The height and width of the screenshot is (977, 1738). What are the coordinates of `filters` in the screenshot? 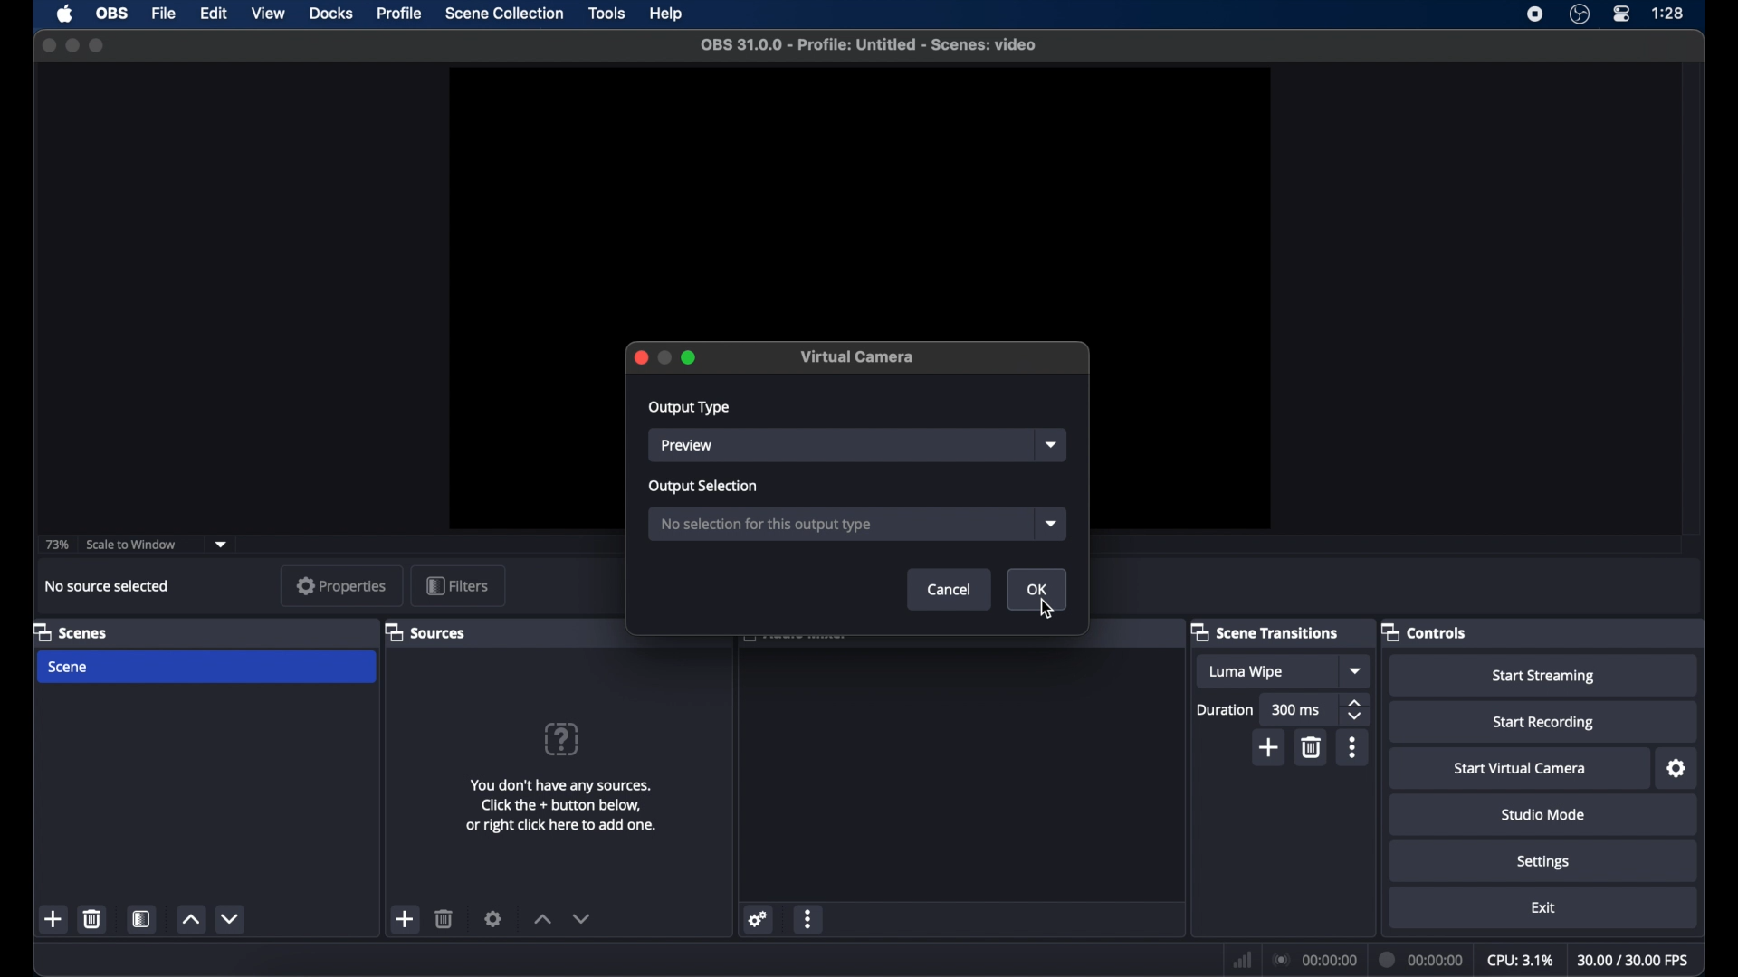 It's located at (457, 586).